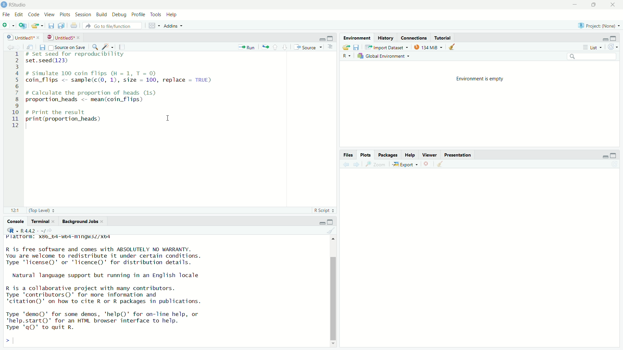 Image resolution: width=623 pixels, height=350 pixels. What do you see at coordinates (99, 93) in the screenshot?
I see `# Calculate the proportion of heads (1s)` at bounding box center [99, 93].